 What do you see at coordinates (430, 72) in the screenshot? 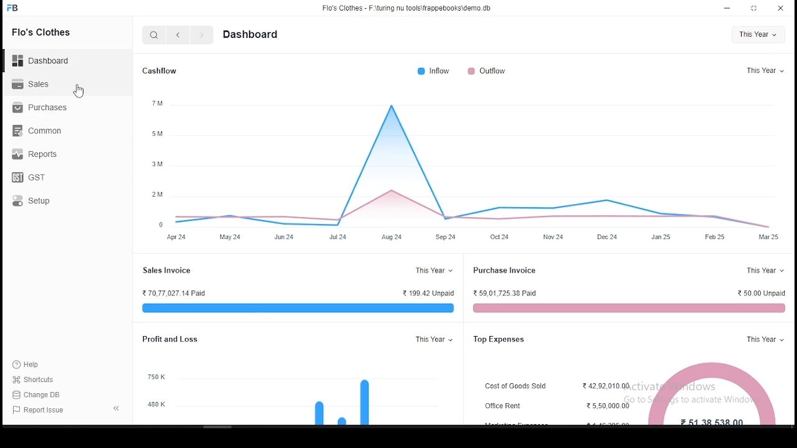
I see `inflow` at bounding box center [430, 72].